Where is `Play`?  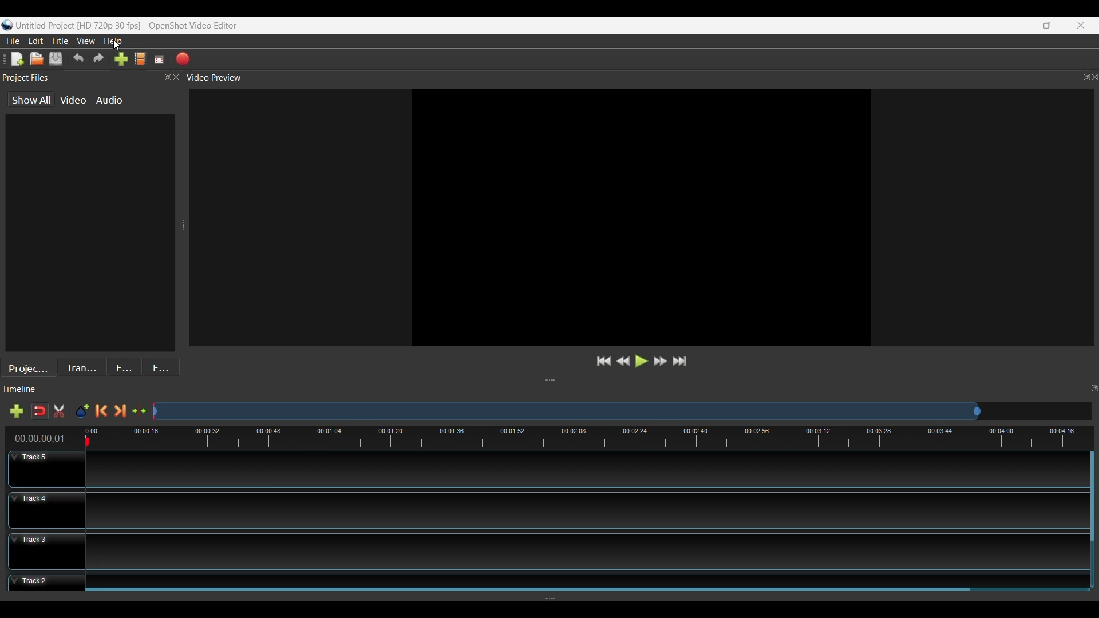
Play is located at coordinates (641, 361).